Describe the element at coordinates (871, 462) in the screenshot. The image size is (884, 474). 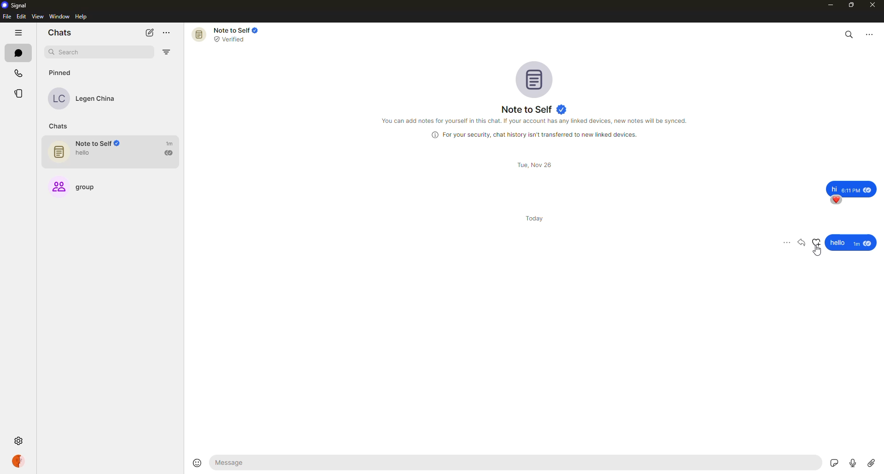
I see `attach` at that location.